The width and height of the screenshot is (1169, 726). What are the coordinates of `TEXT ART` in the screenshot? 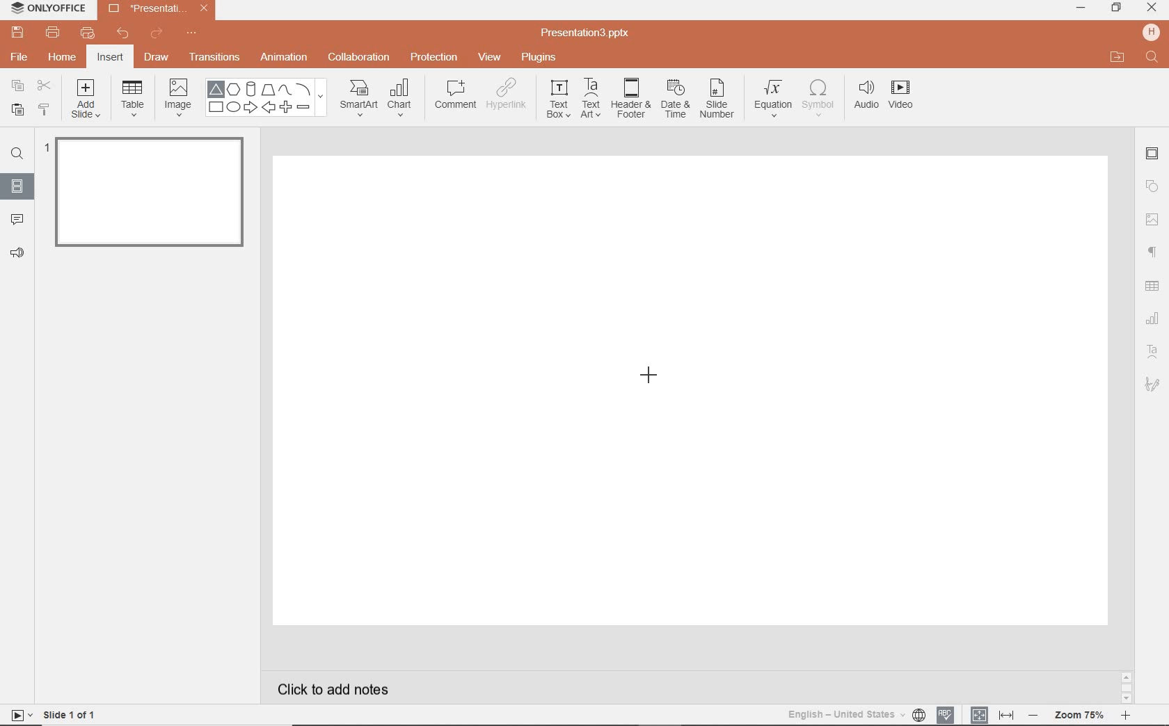 It's located at (589, 99).